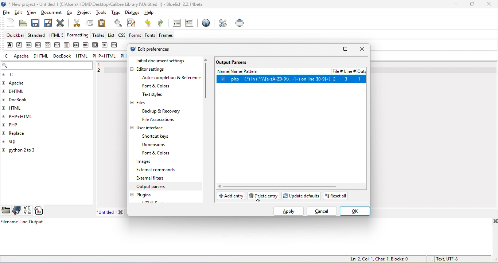 The image size is (498, 263). Describe the element at coordinates (379, 259) in the screenshot. I see `ln 2, col 1, char 1, blocks 0` at that location.